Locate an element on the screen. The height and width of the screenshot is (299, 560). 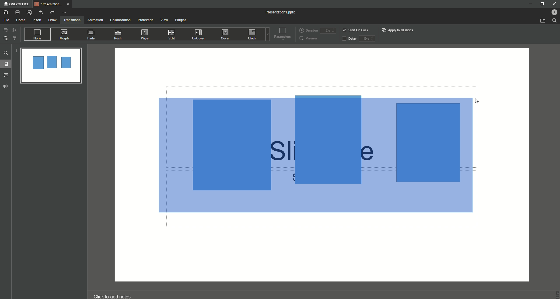
ONLYOFFICE is located at coordinates (16, 4).